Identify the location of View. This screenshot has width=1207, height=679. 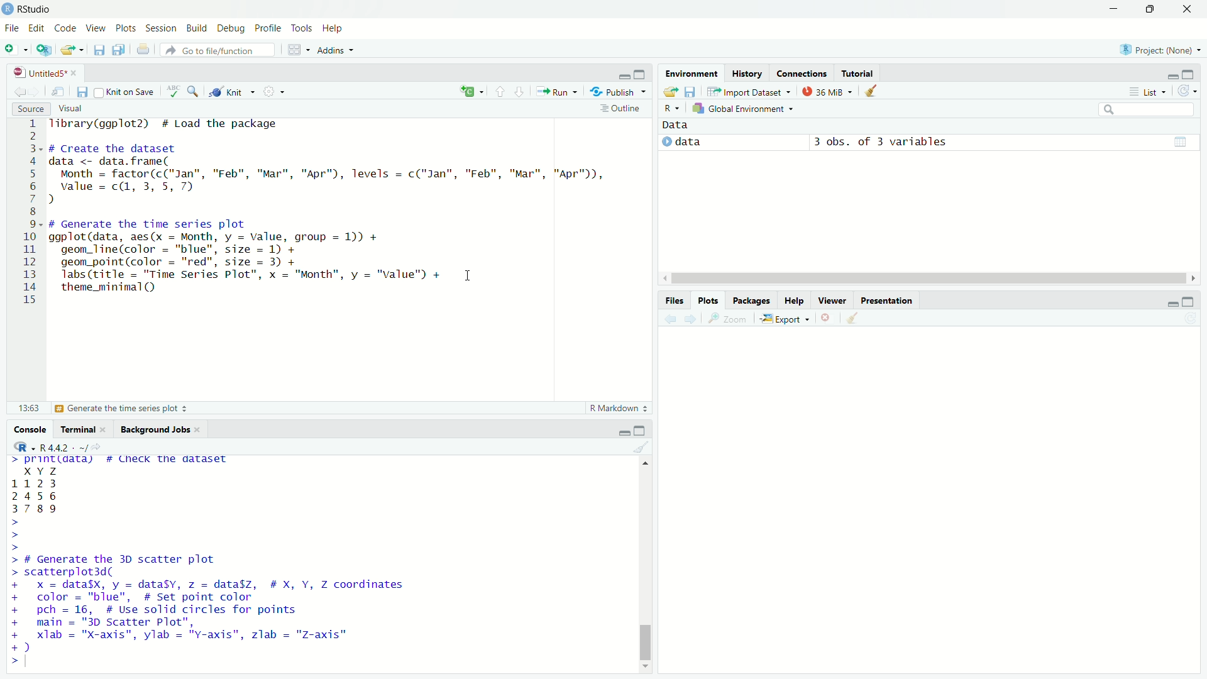
(95, 28).